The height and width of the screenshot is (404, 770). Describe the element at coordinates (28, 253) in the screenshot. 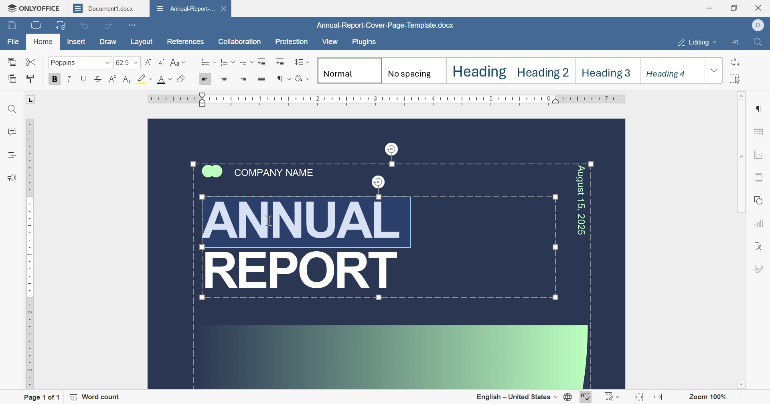

I see `ruler` at that location.